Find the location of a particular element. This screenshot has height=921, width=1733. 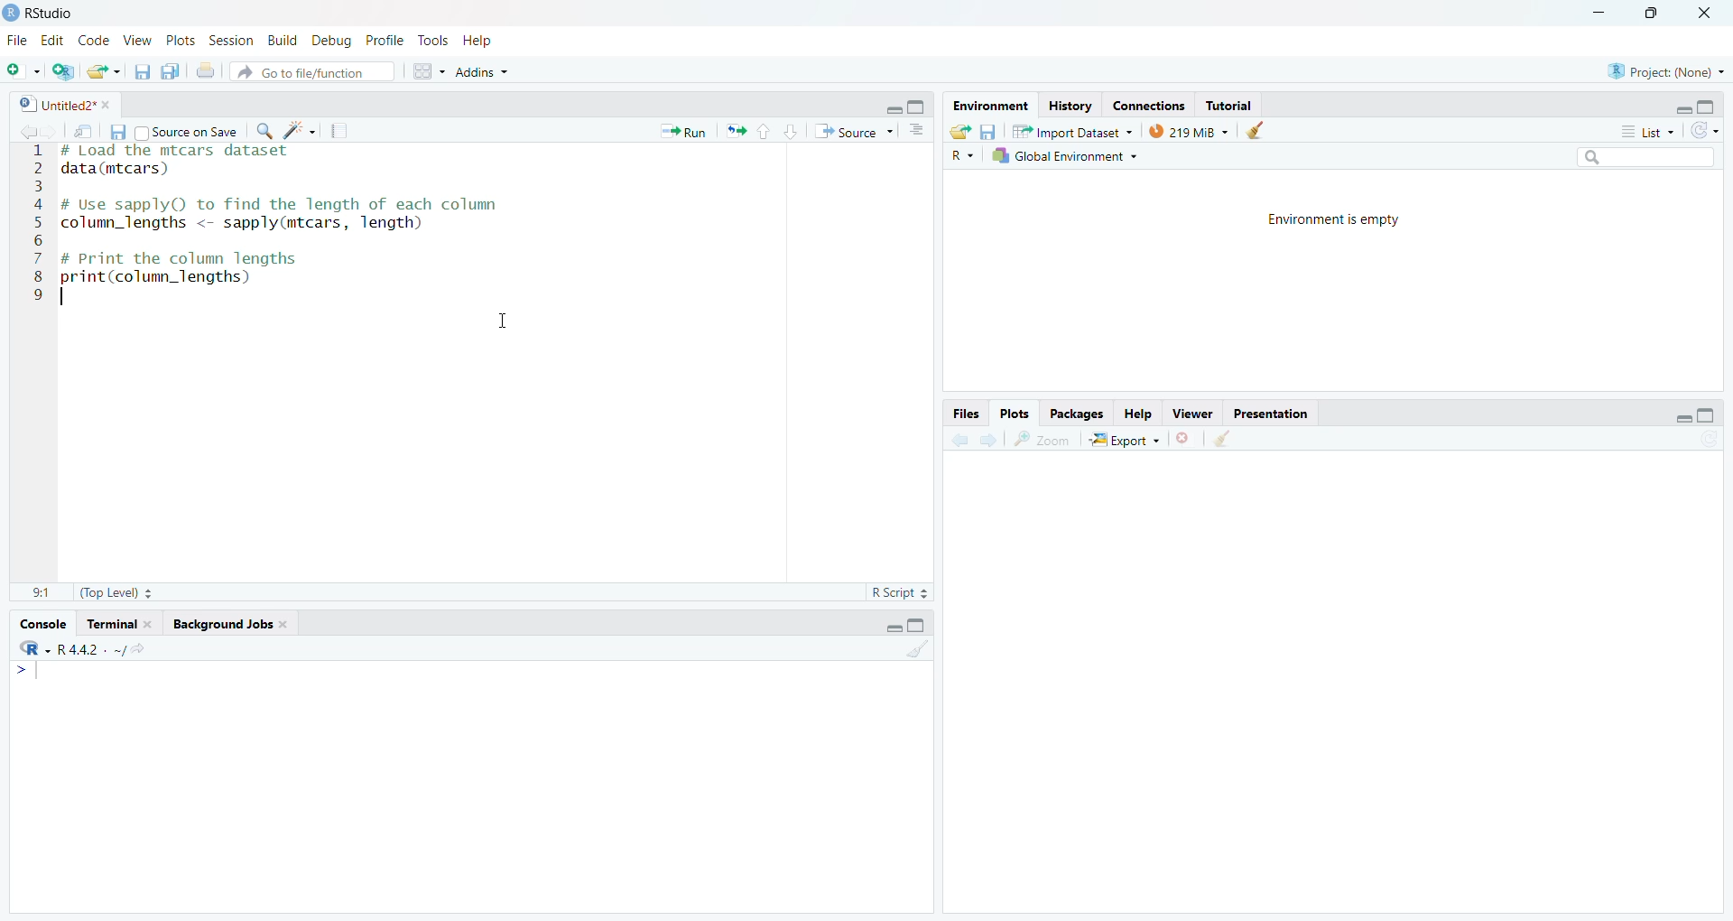

Source is located at coordinates (853, 131).